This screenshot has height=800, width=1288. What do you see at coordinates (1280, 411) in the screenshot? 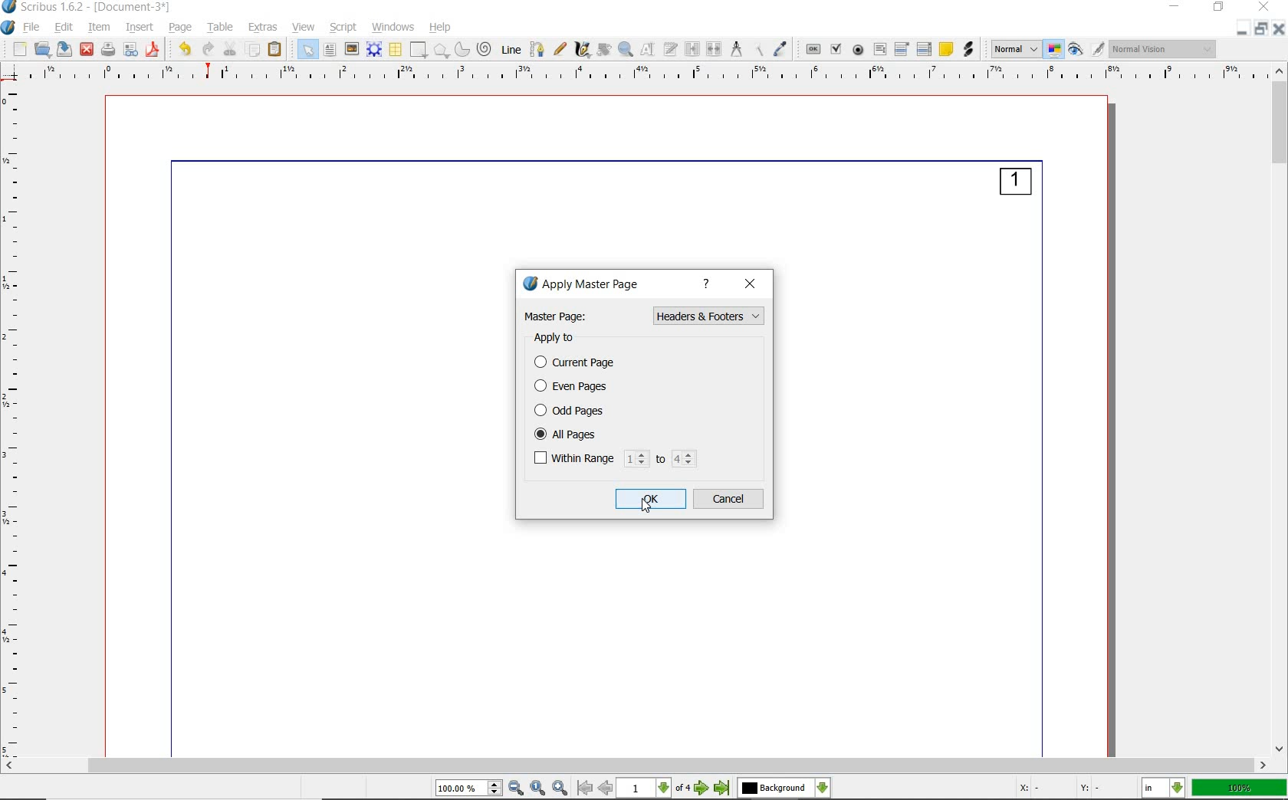
I see `scrollbar` at bounding box center [1280, 411].